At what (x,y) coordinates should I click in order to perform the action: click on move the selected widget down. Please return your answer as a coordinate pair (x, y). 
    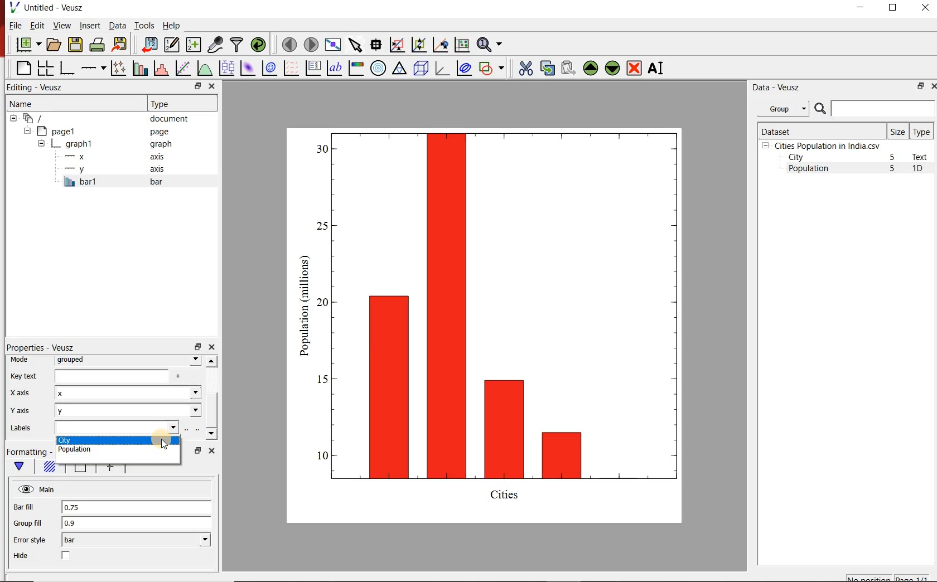
    Looking at the image, I should click on (612, 68).